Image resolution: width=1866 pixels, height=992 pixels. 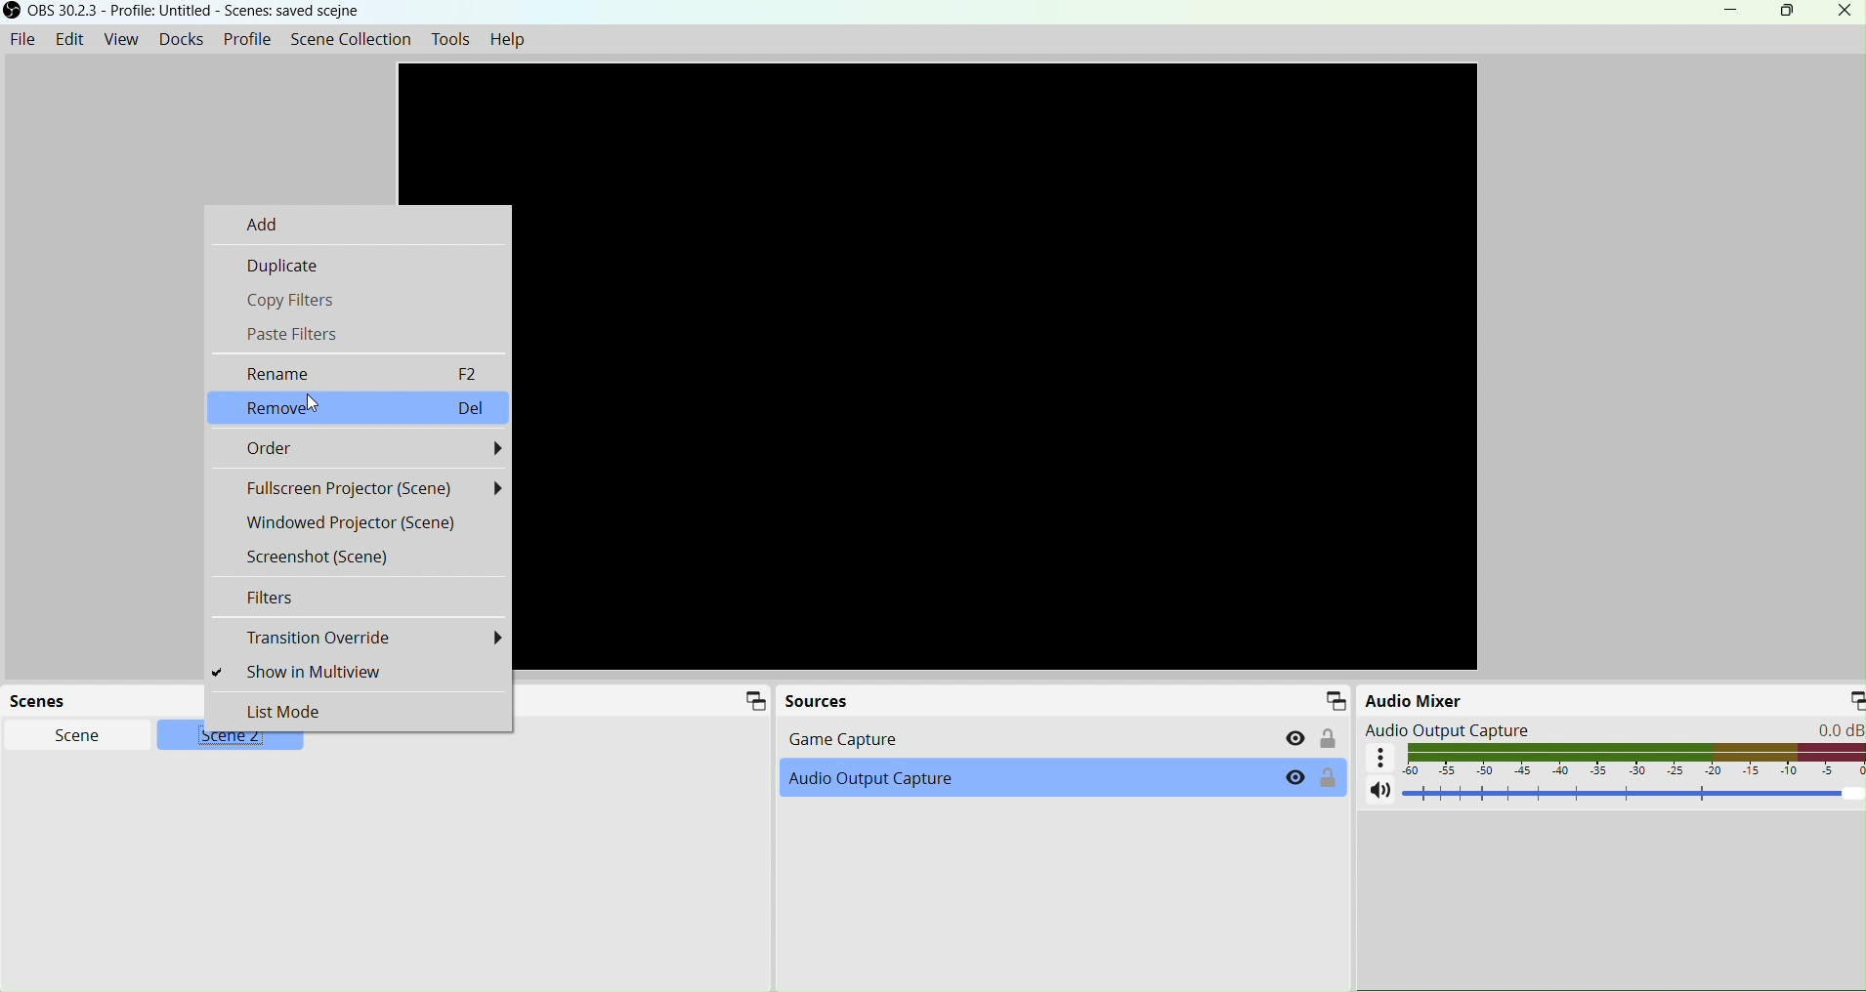 I want to click on Paste Filters, so click(x=359, y=333).